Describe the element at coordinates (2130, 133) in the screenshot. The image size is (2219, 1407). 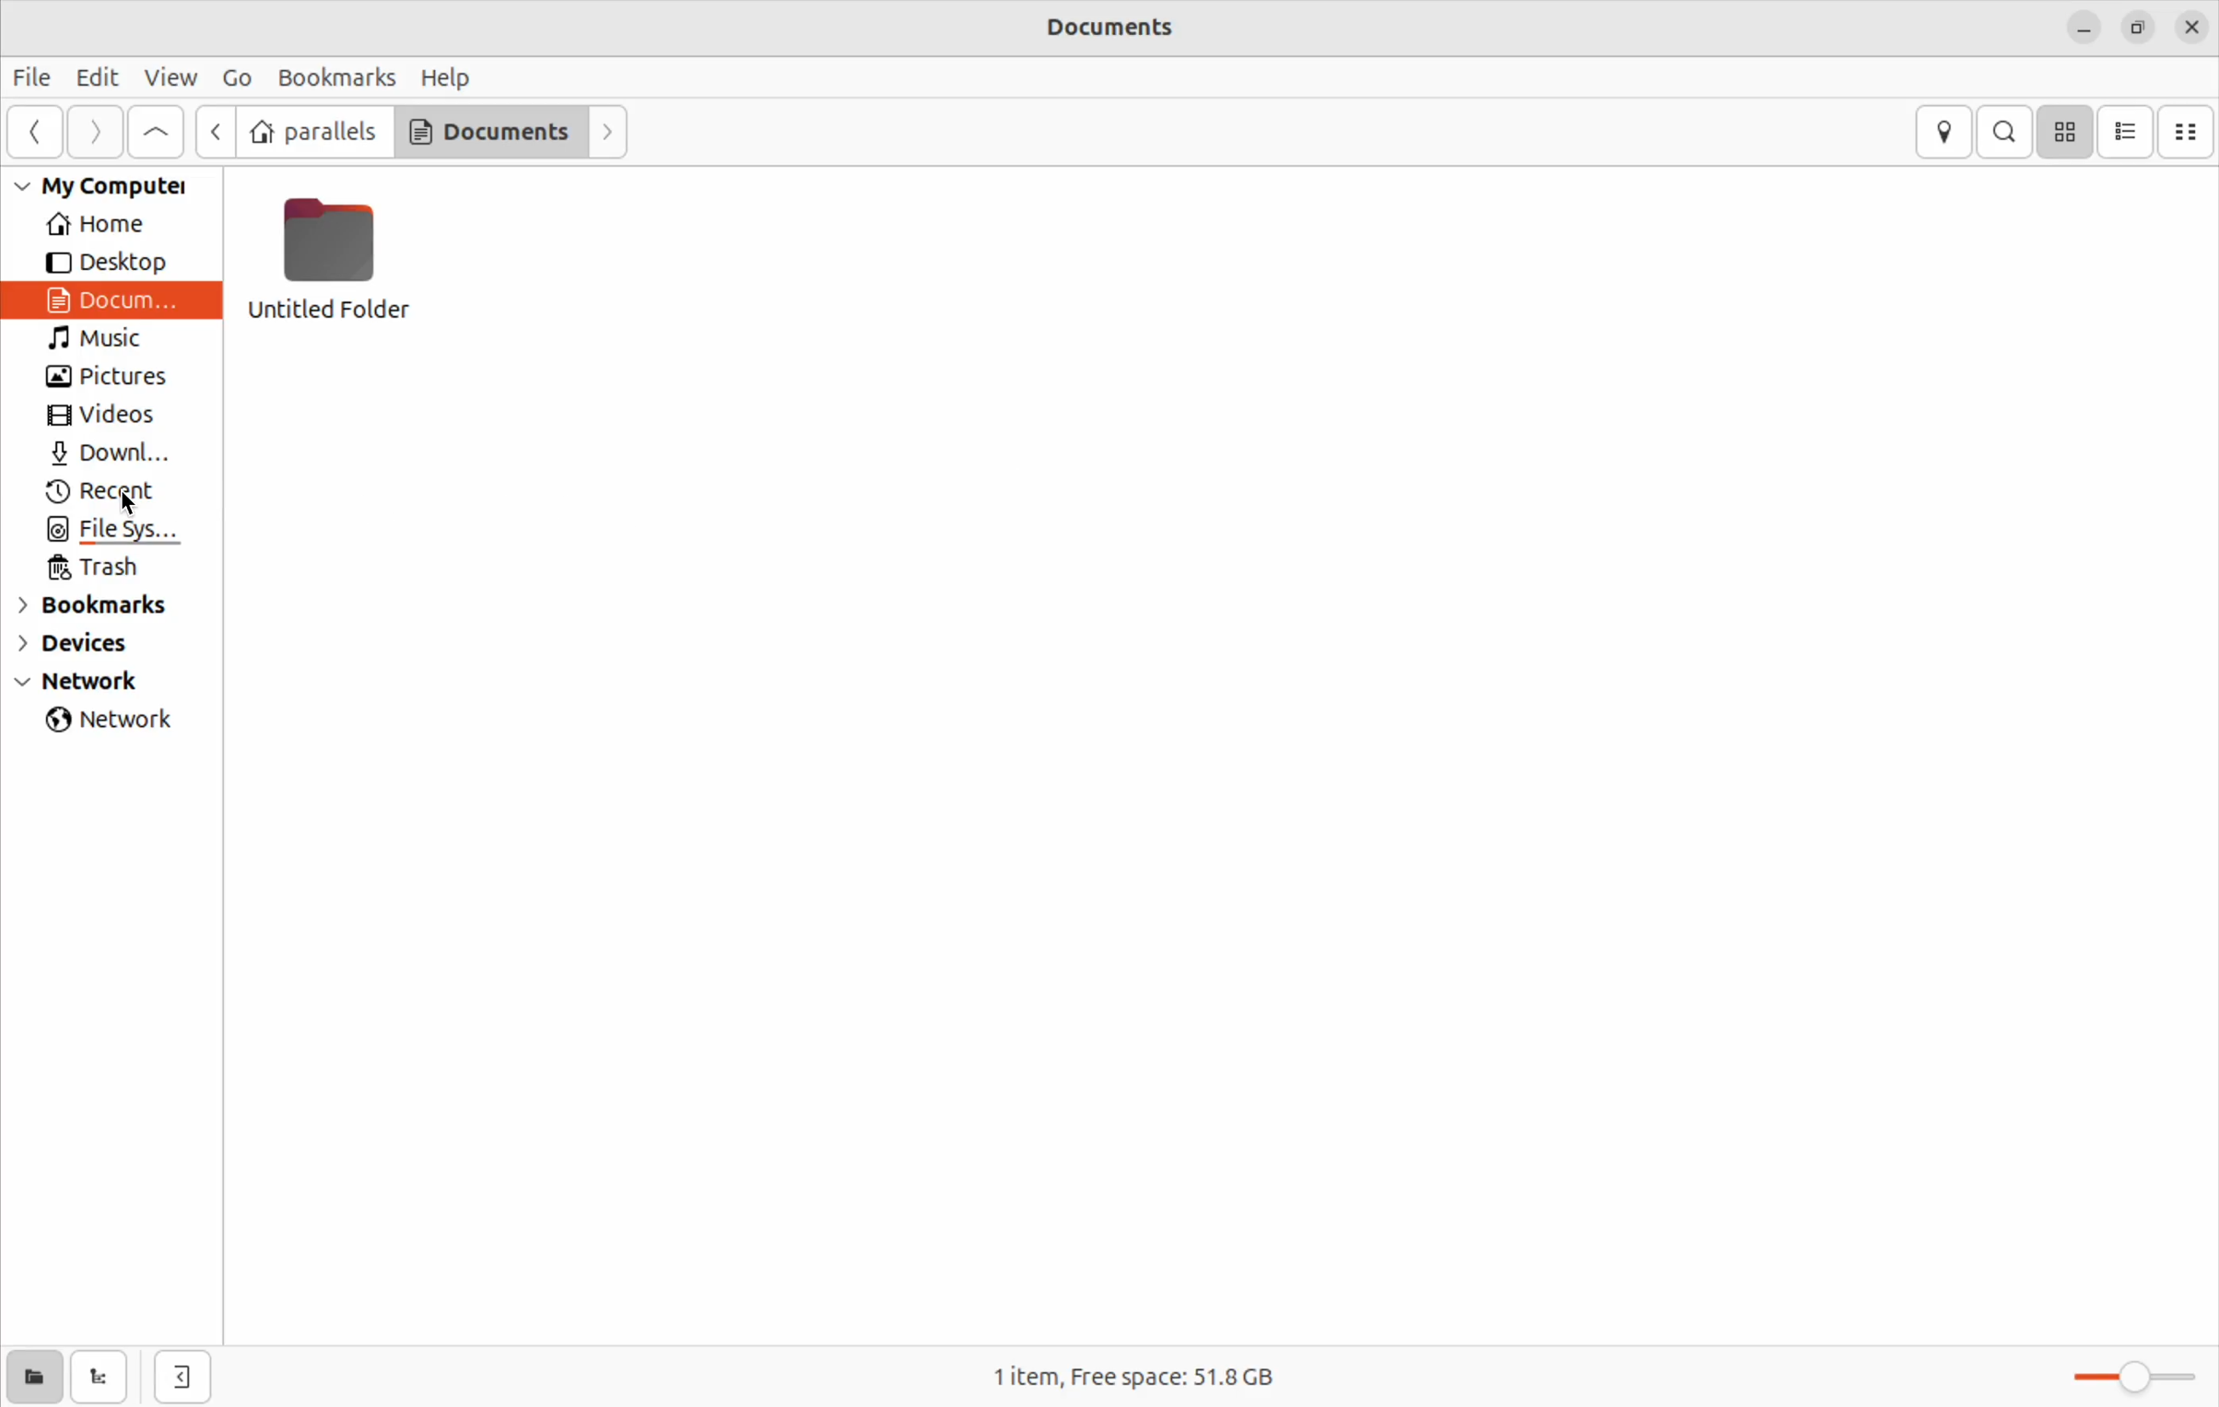
I see `list view` at that location.